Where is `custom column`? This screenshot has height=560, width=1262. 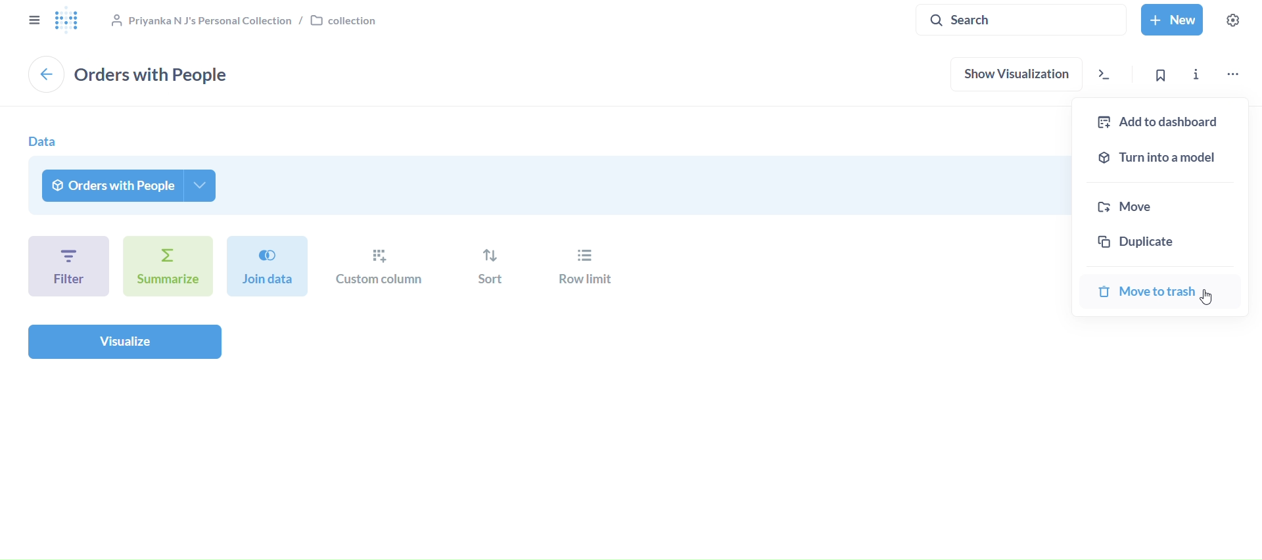 custom column is located at coordinates (375, 267).